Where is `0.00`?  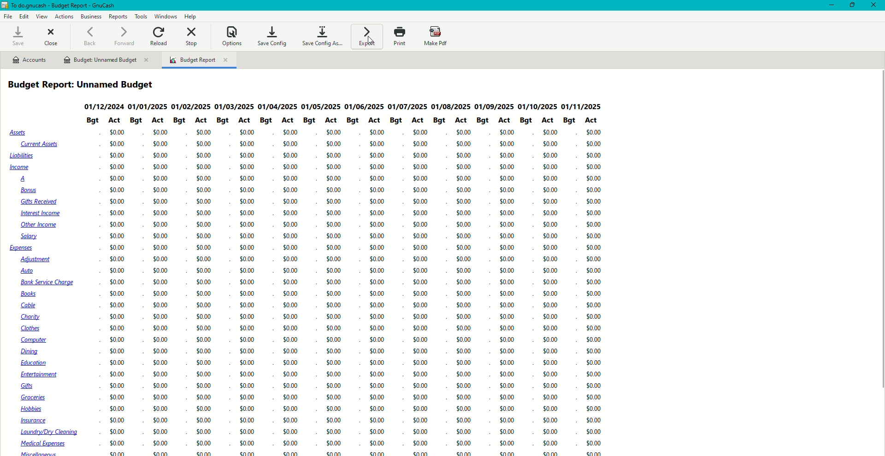 0.00 is located at coordinates (118, 305).